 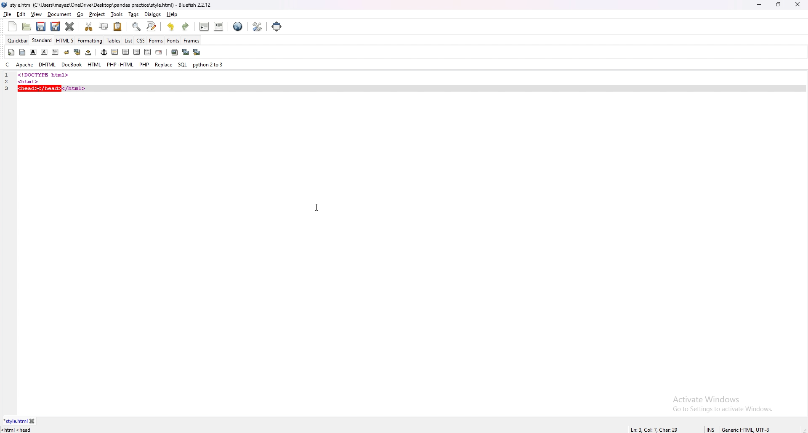 I want to click on line number, so click(x=9, y=88).